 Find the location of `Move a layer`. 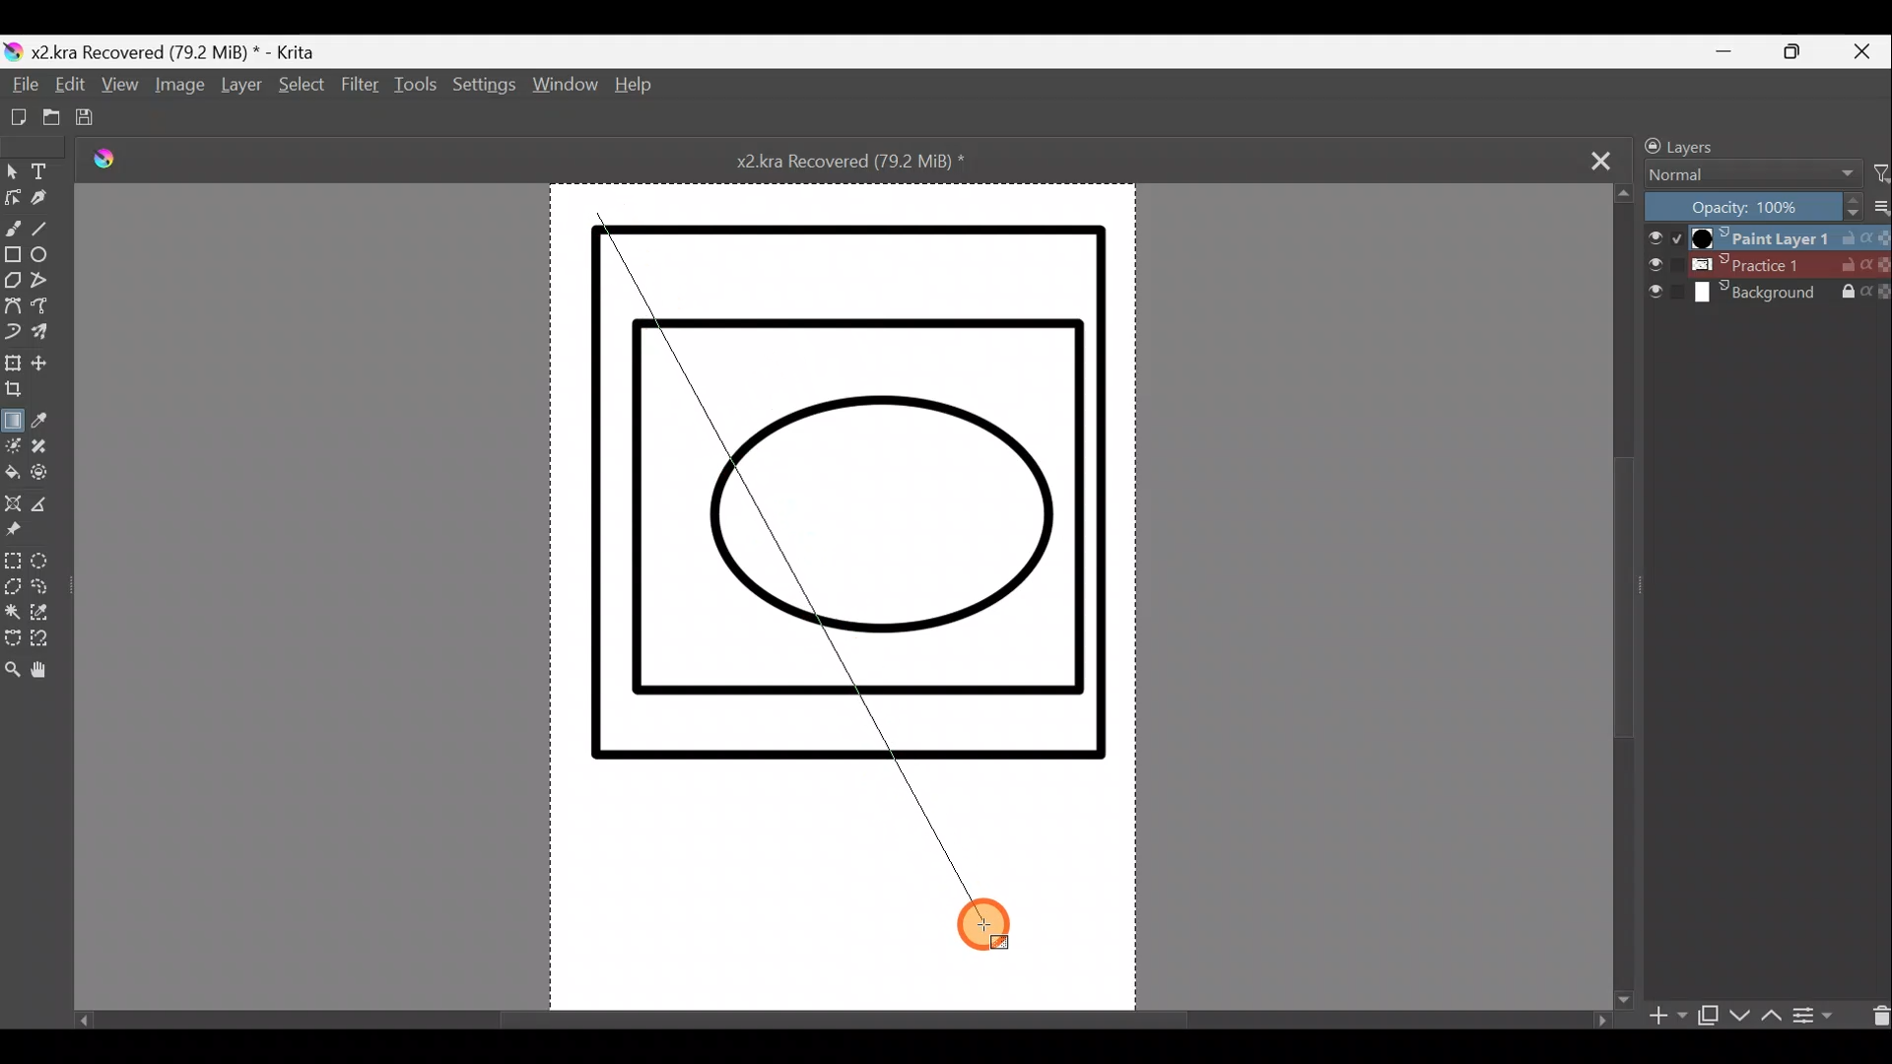

Move a layer is located at coordinates (49, 363).